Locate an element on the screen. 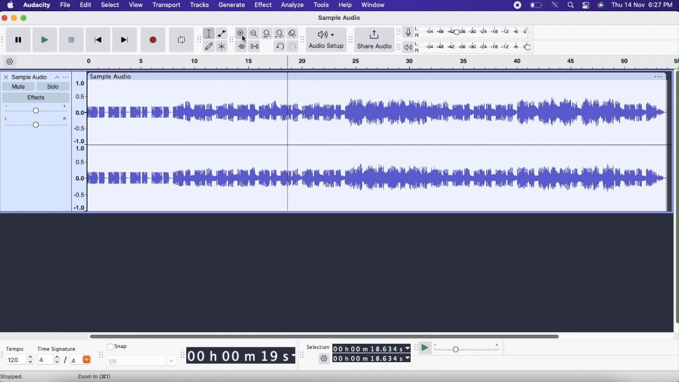  Mute is located at coordinates (18, 87).